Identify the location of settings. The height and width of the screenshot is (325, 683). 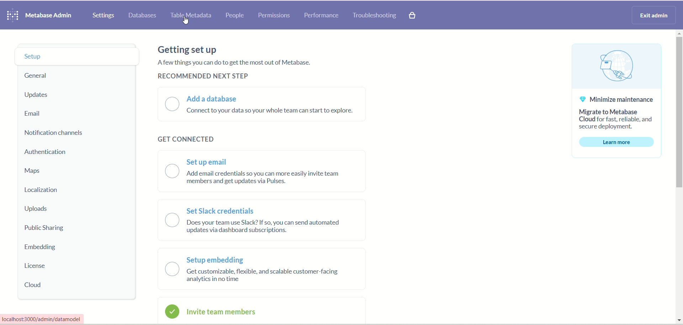
(104, 16).